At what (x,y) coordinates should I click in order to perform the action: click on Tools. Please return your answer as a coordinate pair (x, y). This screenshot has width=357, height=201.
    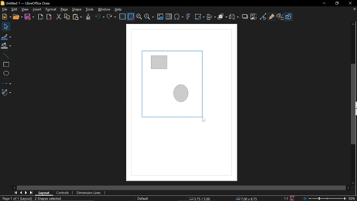
    Looking at the image, I should click on (90, 9).